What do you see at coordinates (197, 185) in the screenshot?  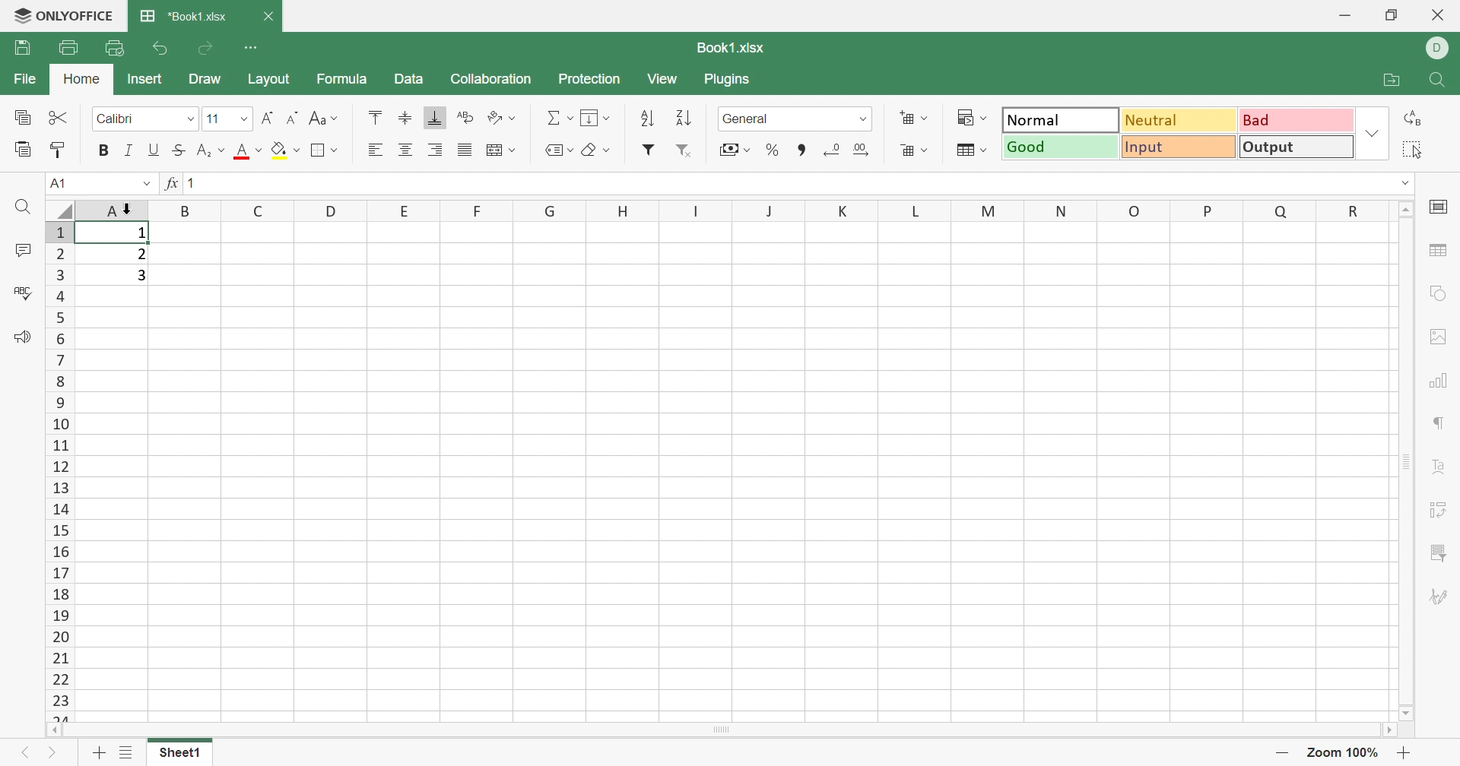 I see `1` at bounding box center [197, 185].